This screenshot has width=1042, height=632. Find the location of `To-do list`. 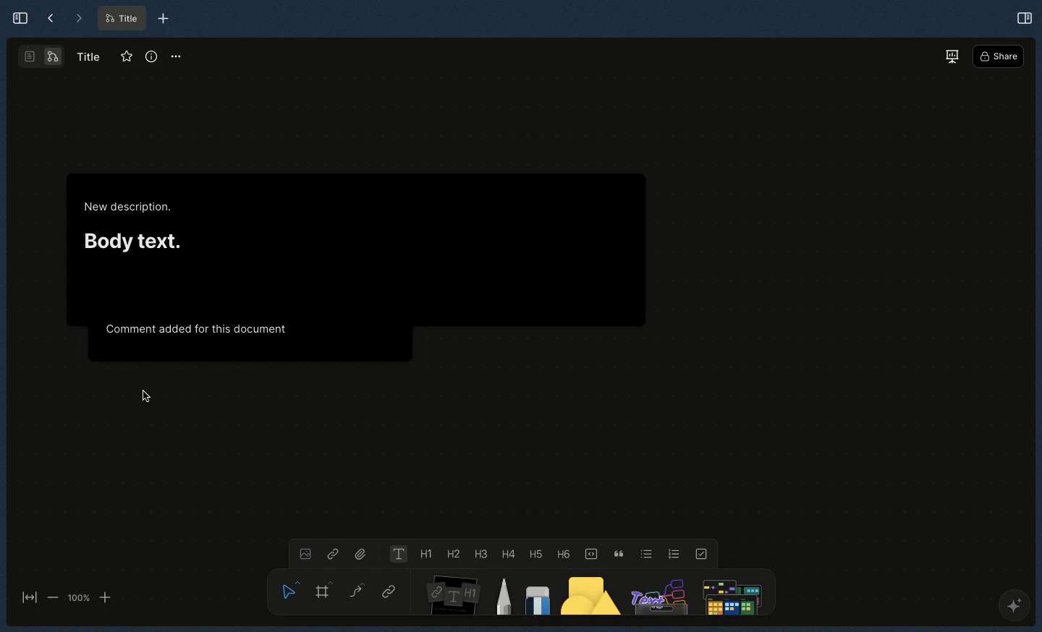

To-do list is located at coordinates (703, 553).